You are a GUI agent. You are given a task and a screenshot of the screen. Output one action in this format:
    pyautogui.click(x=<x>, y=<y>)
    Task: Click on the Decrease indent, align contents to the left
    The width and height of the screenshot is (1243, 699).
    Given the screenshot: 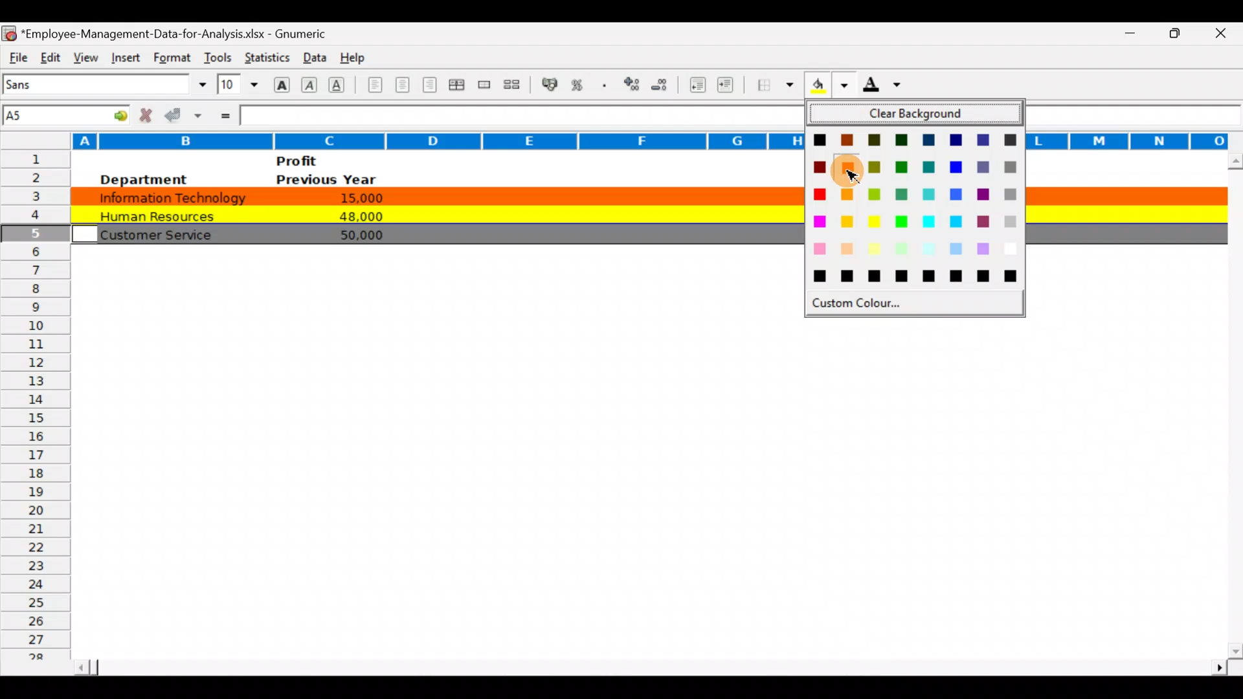 What is the action you would take?
    pyautogui.click(x=699, y=86)
    